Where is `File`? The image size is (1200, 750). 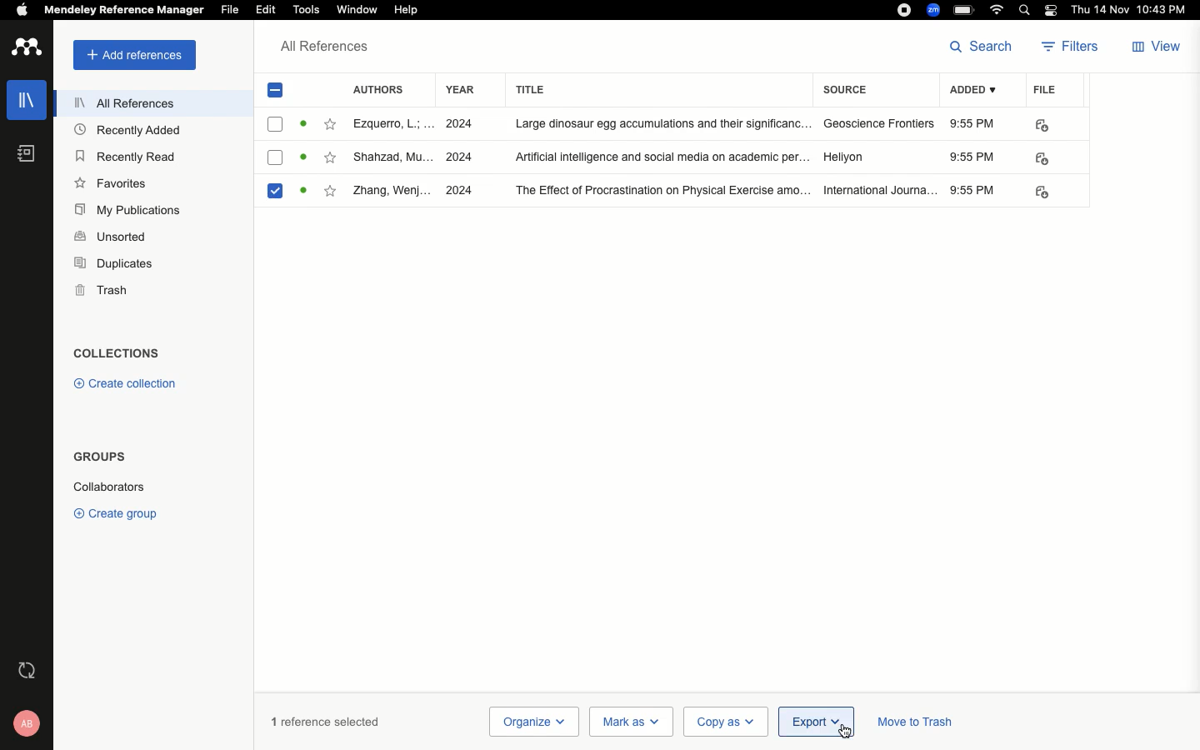
File is located at coordinates (1045, 88).